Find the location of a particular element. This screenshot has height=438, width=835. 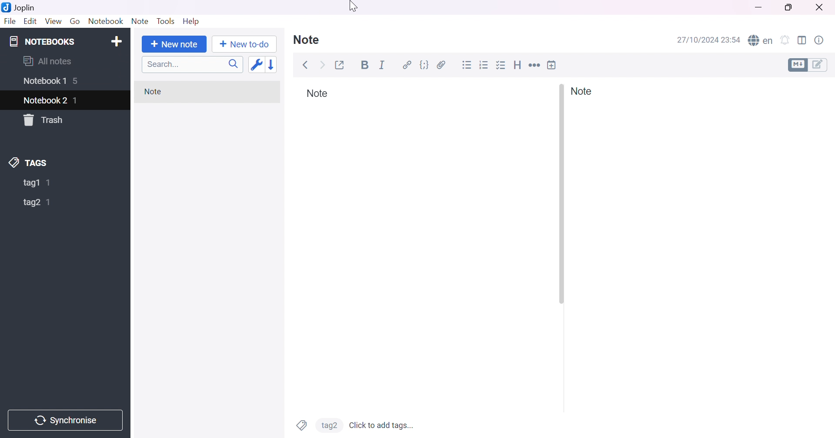

Checkbox is located at coordinates (502, 65).